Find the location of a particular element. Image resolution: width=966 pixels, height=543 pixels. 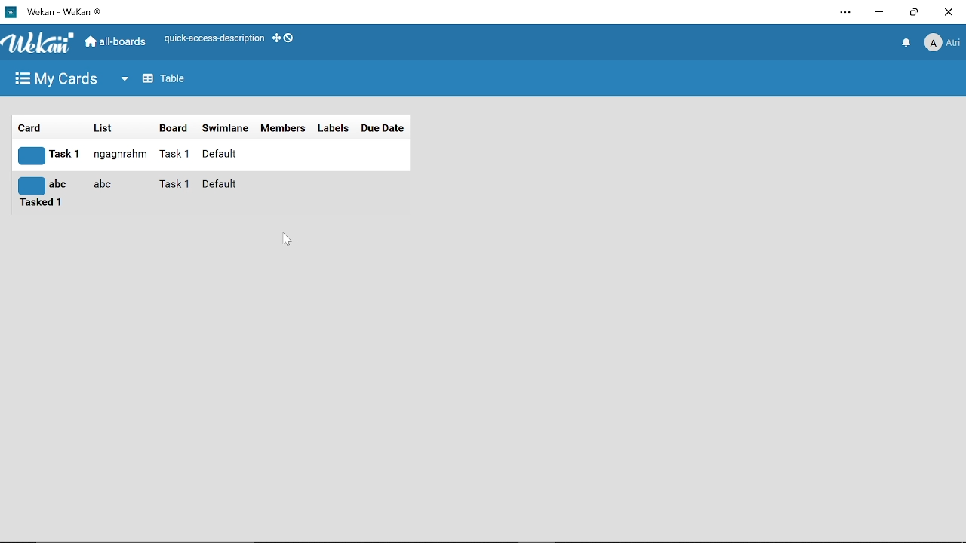

All boards is located at coordinates (115, 42).